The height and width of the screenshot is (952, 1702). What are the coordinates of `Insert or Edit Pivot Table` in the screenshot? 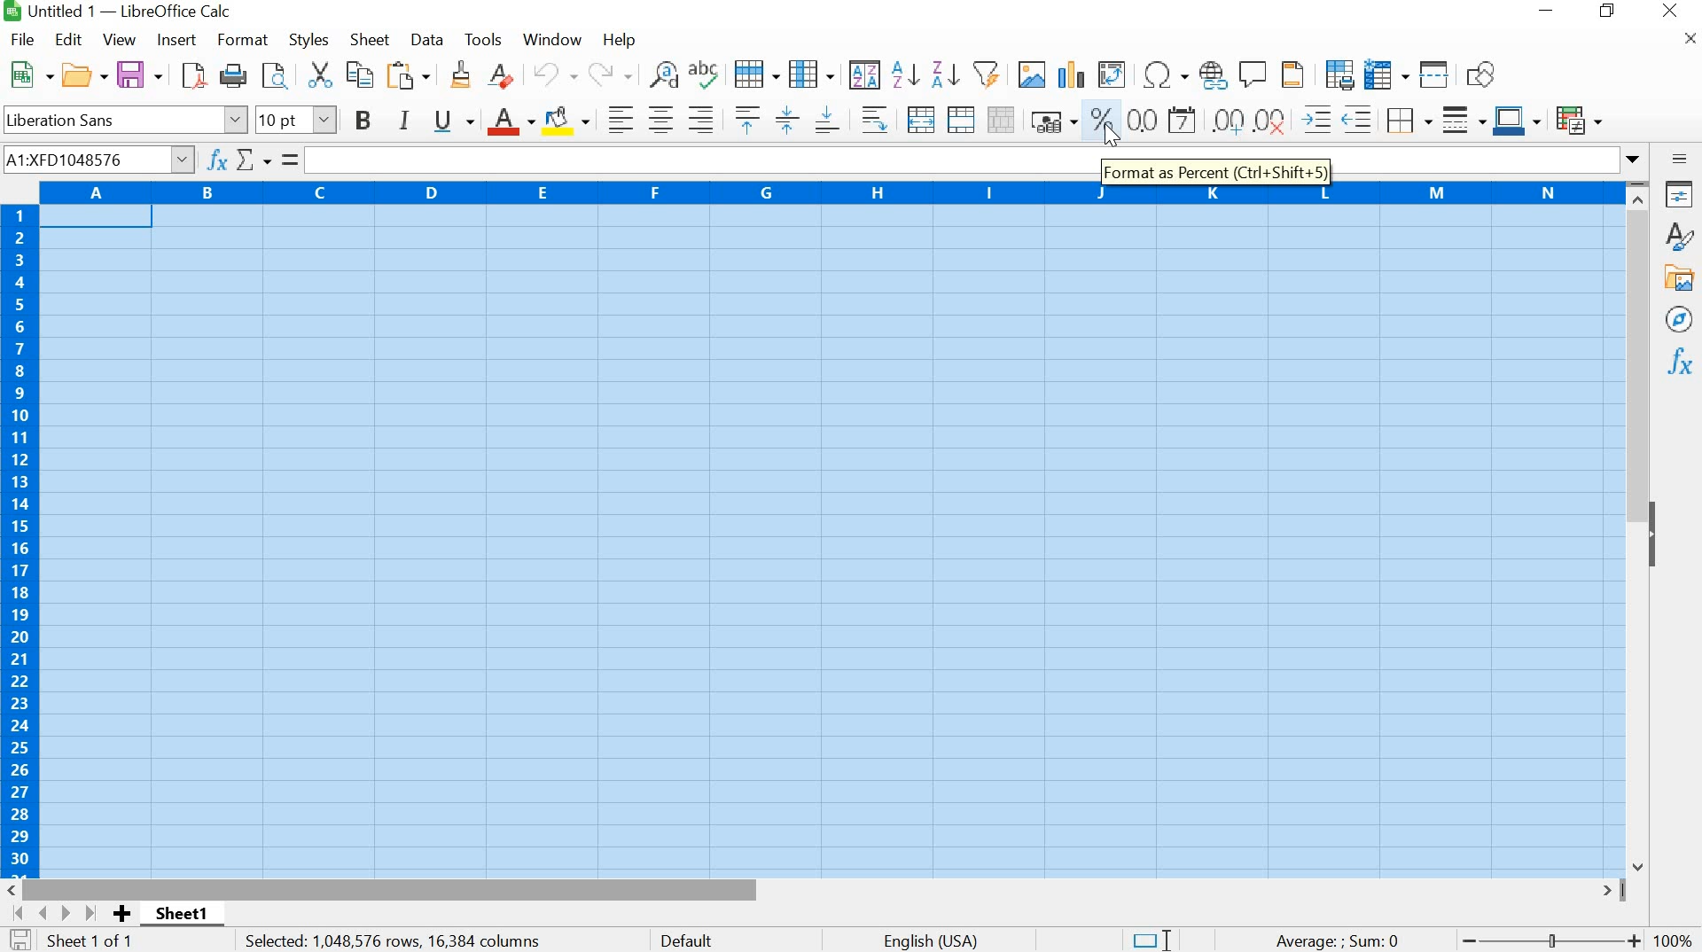 It's located at (1110, 73).